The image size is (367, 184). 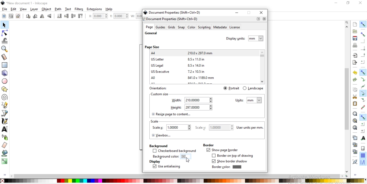 I want to click on width, so click(x=192, y=100).